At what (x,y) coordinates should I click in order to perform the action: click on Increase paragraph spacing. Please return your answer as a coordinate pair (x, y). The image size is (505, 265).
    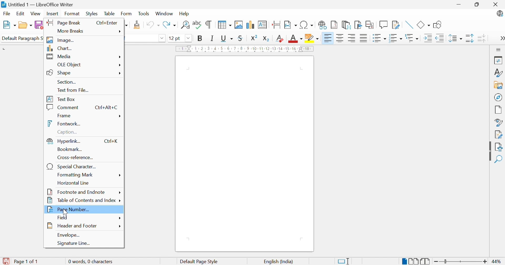
    Looking at the image, I should click on (470, 39).